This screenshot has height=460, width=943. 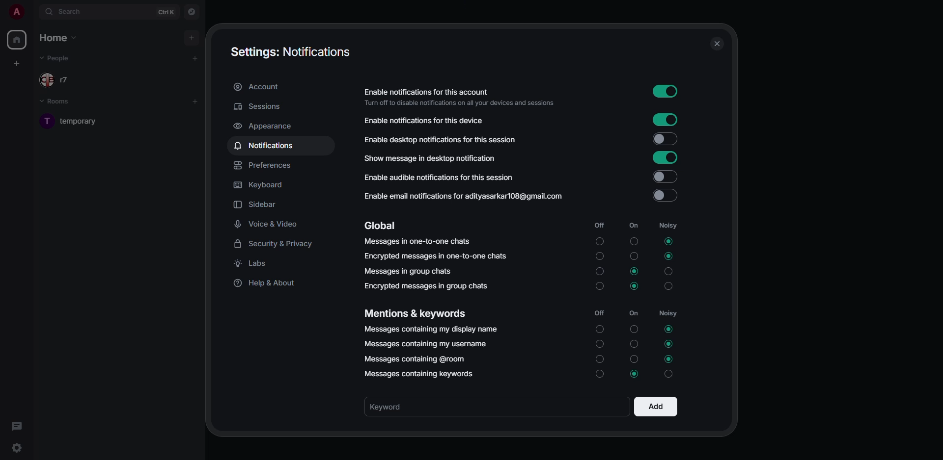 I want to click on on, so click(x=636, y=312).